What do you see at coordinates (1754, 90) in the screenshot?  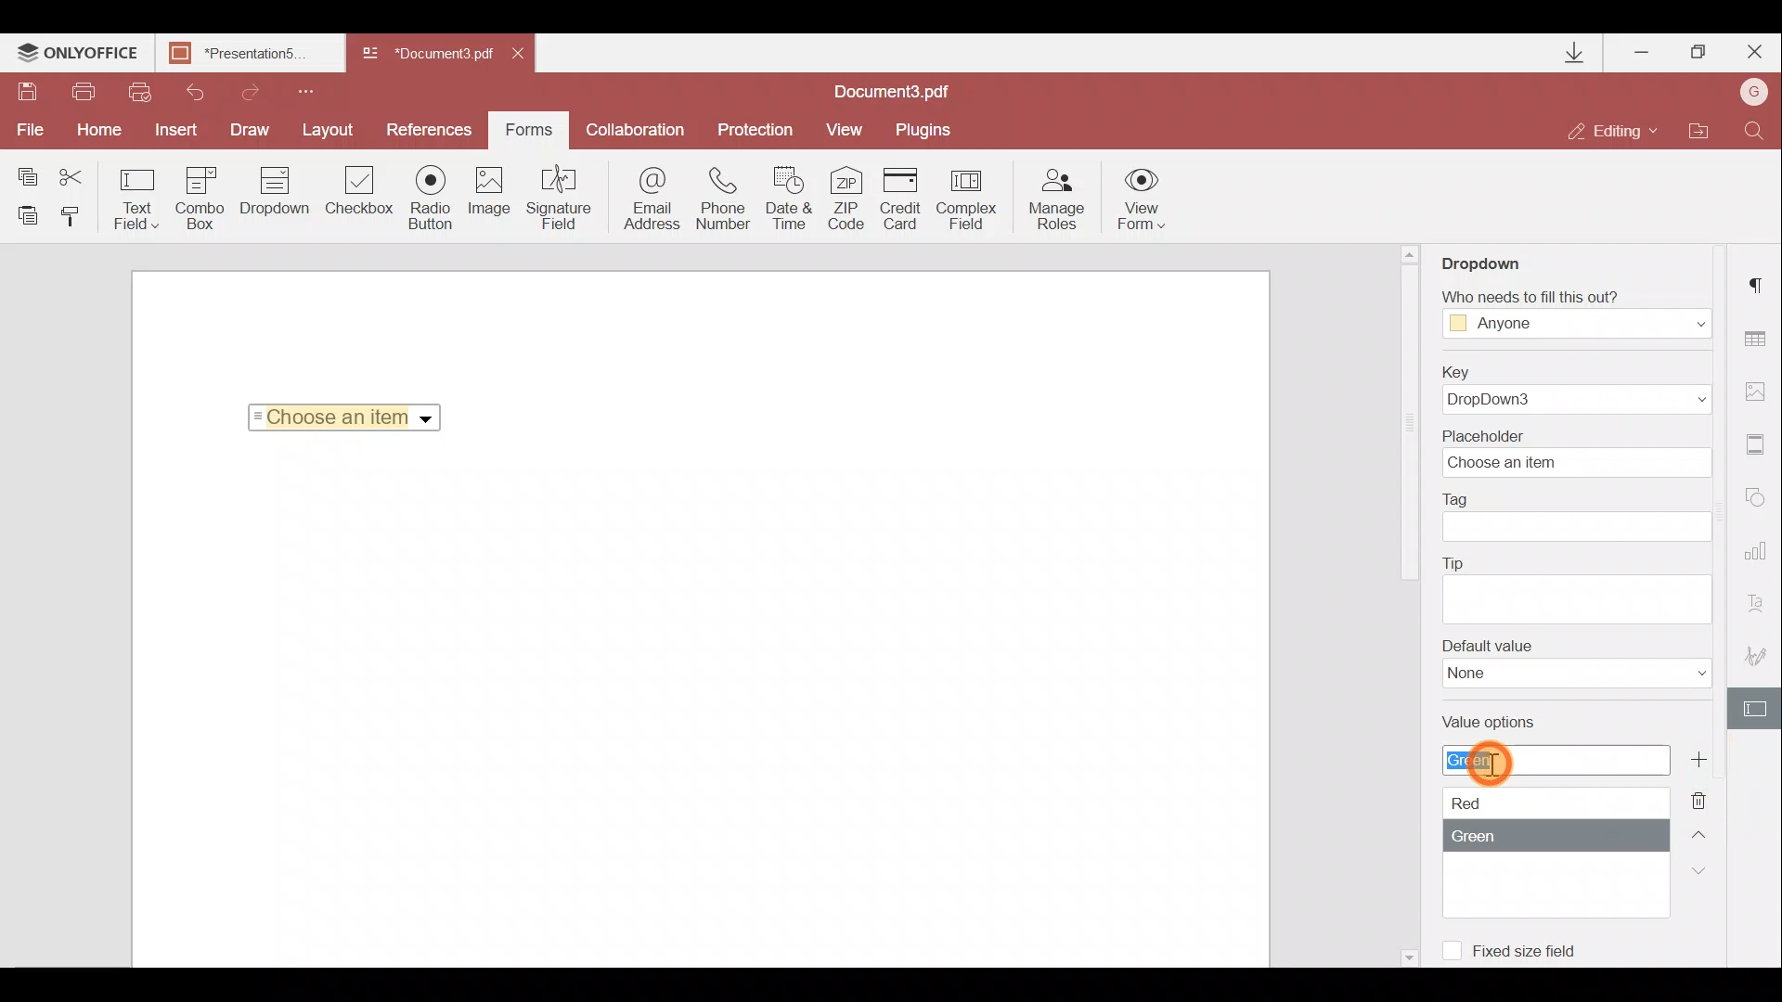 I see `Account name` at bounding box center [1754, 90].